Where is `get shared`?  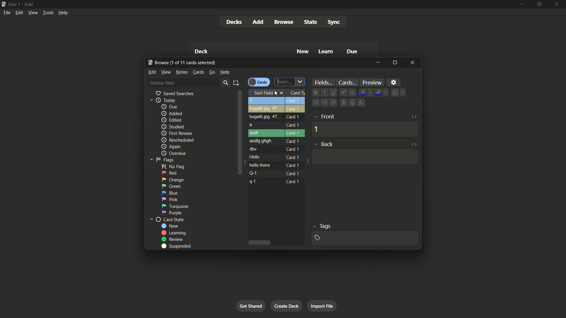 get shared is located at coordinates (252, 306).